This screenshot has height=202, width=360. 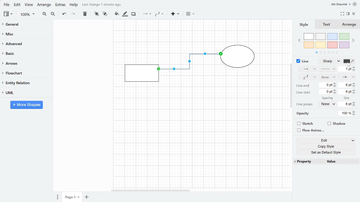 I want to click on Connection, so click(x=147, y=14).